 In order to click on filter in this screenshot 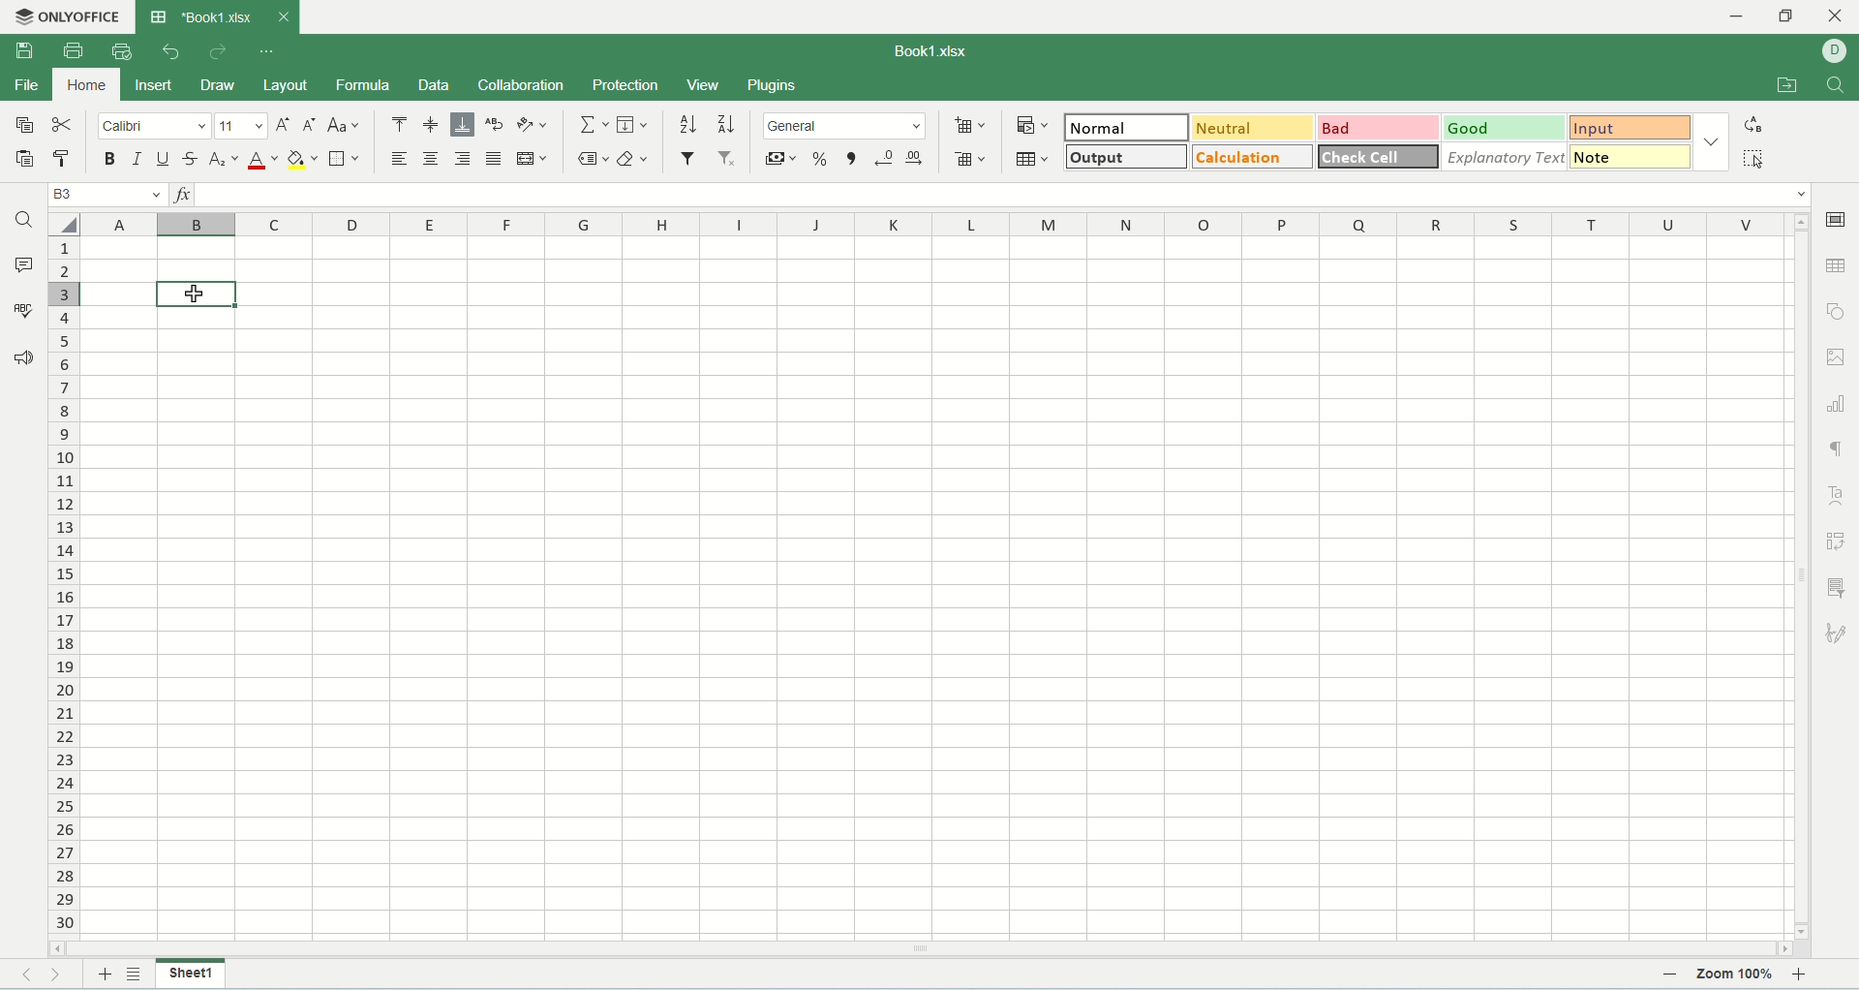, I will do `click(688, 158)`.